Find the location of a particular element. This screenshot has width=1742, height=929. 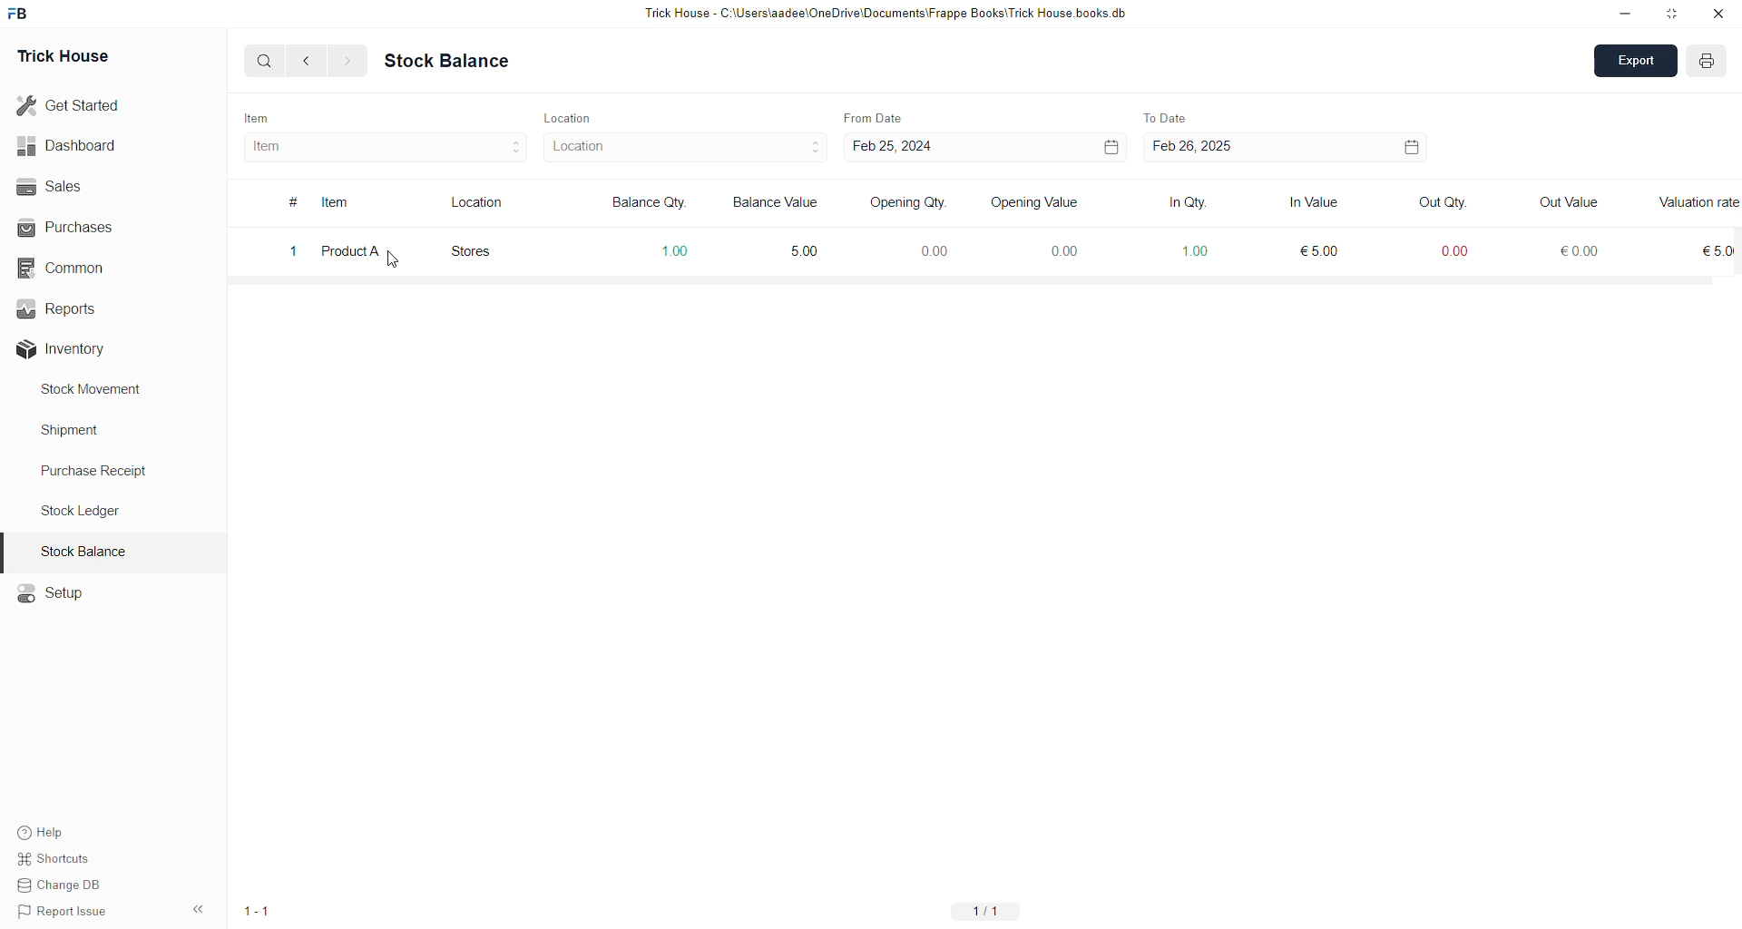

1.00 is located at coordinates (1187, 252).